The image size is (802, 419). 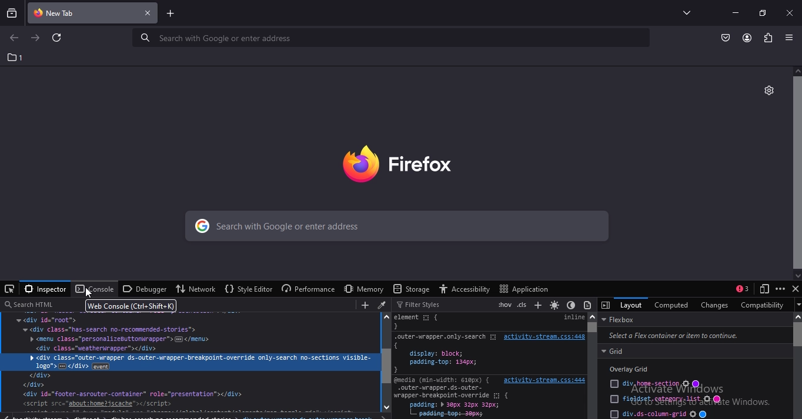 What do you see at coordinates (466, 288) in the screenshot?
I see `accessibilty` at bounding box center [466, 288].